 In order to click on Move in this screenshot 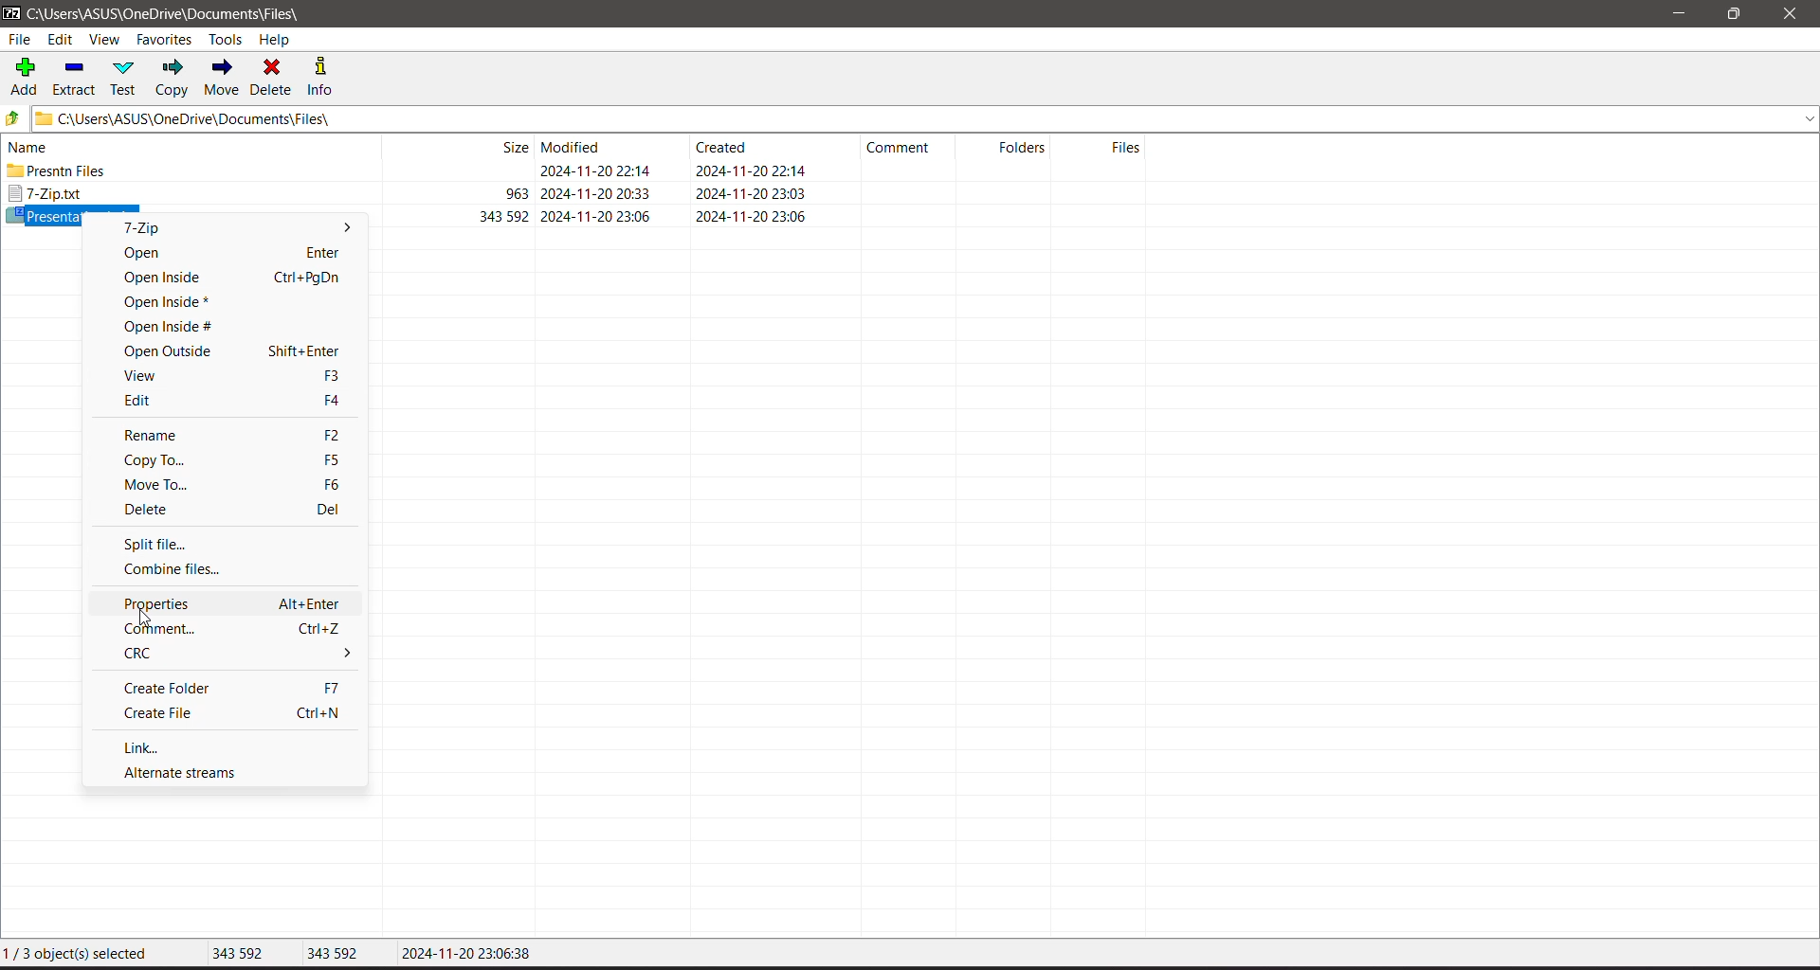, I will do `click(222, 78)`.